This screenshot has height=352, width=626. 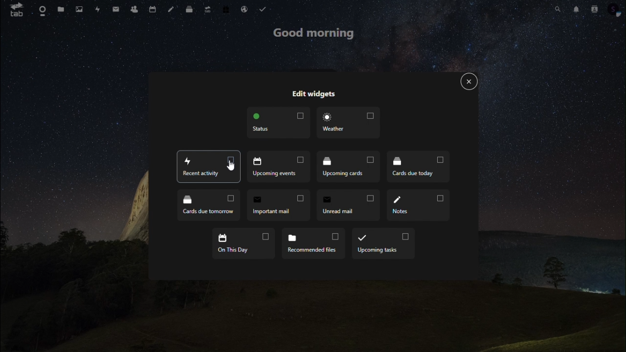 What do you see at coordinates (153, 11) in the screenshot?
I see `calendar` at bounding box center [153, 11].